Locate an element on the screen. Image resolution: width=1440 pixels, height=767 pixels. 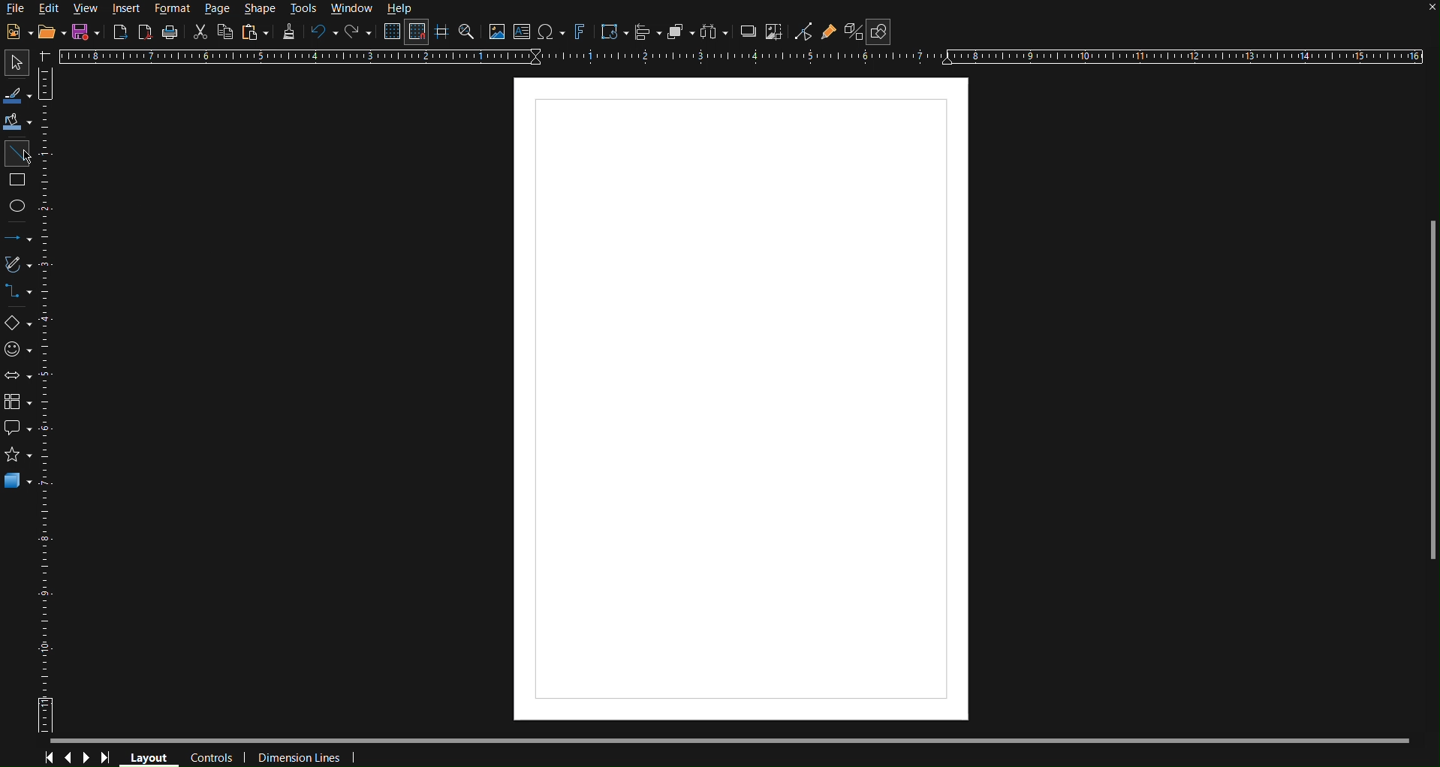
Snap to Grid is located at coordinates (417, 32).